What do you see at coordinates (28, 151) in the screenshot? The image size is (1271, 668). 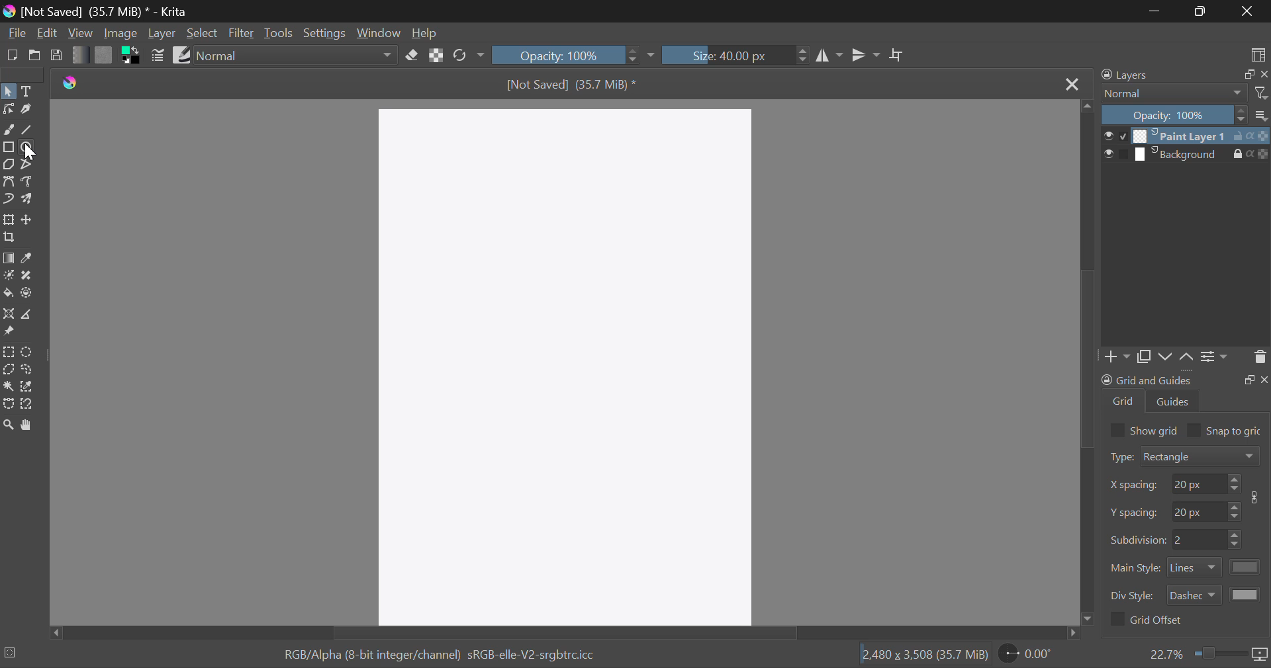 I see `cursor` at bounding box center [28, 151].